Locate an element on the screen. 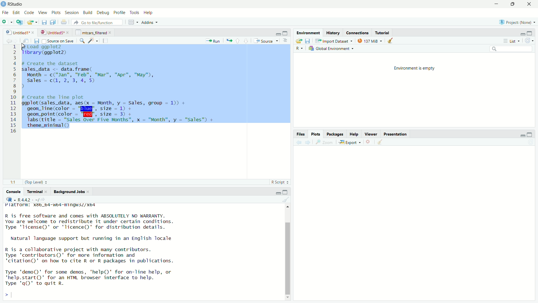 This screenshot has width=538, height=303. file is located at coordinates (6, 13).